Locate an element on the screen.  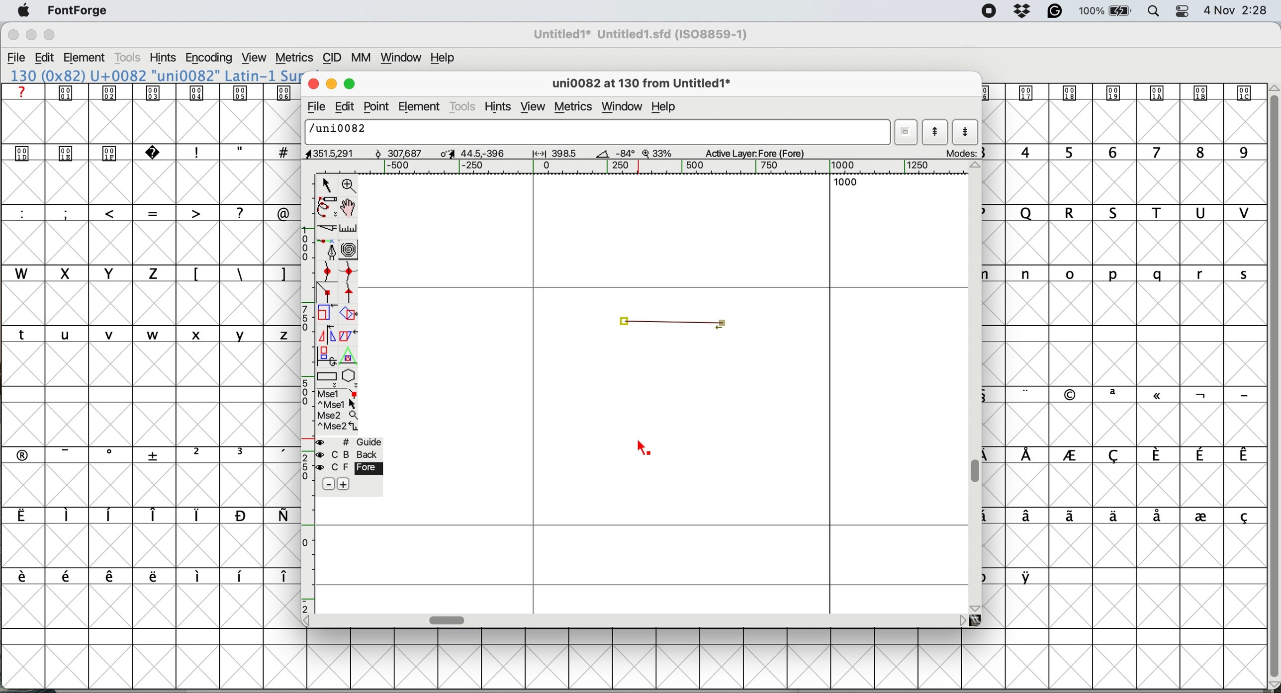
spotlight search is located at coordinates (1151, 12).